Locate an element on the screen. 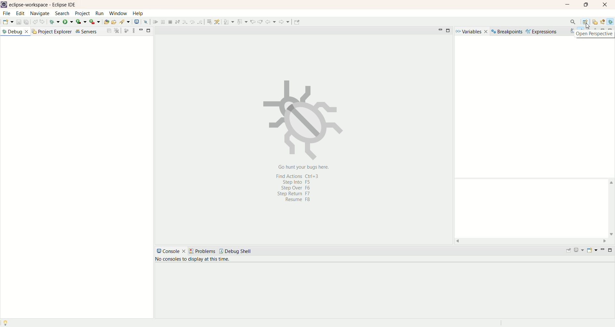 The width and height of the screenshot is (615, 327). step over is located at coordinates (239, 22).